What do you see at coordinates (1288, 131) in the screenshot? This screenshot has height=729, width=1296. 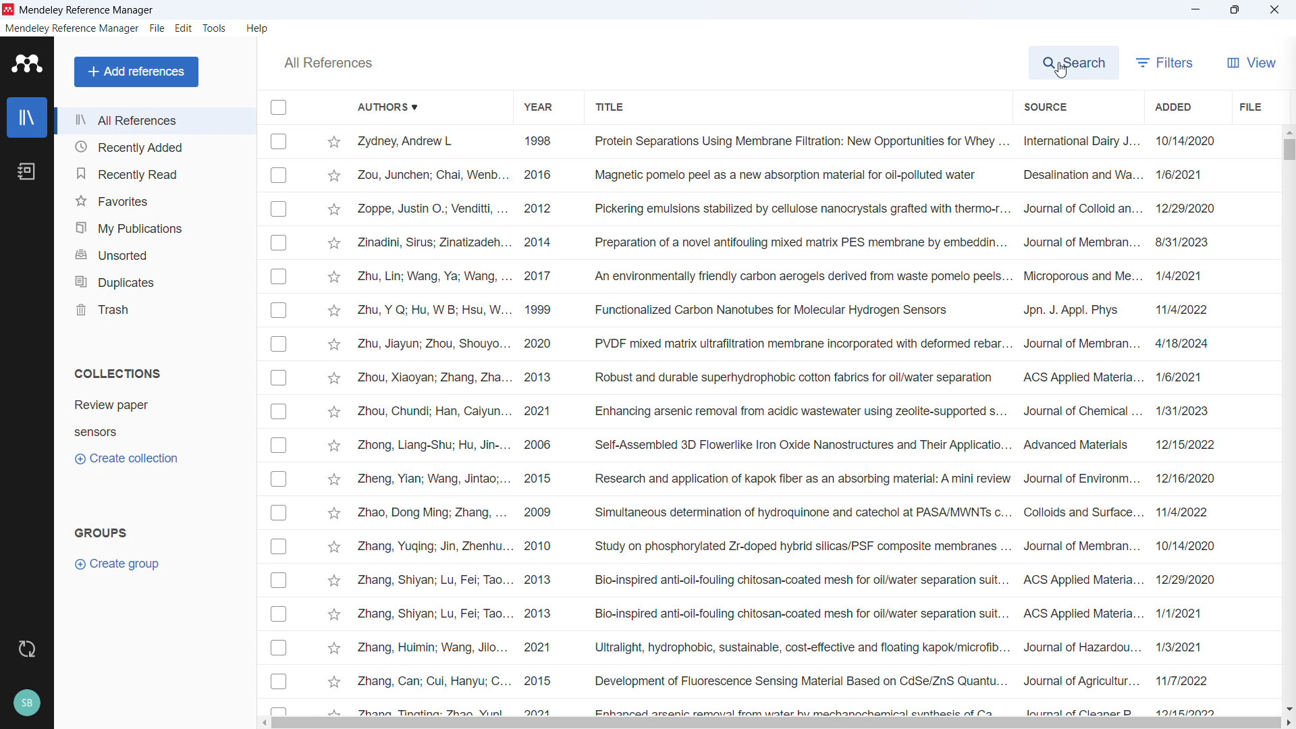 I see `Scroll up ` at bounding box center [1288, 131].